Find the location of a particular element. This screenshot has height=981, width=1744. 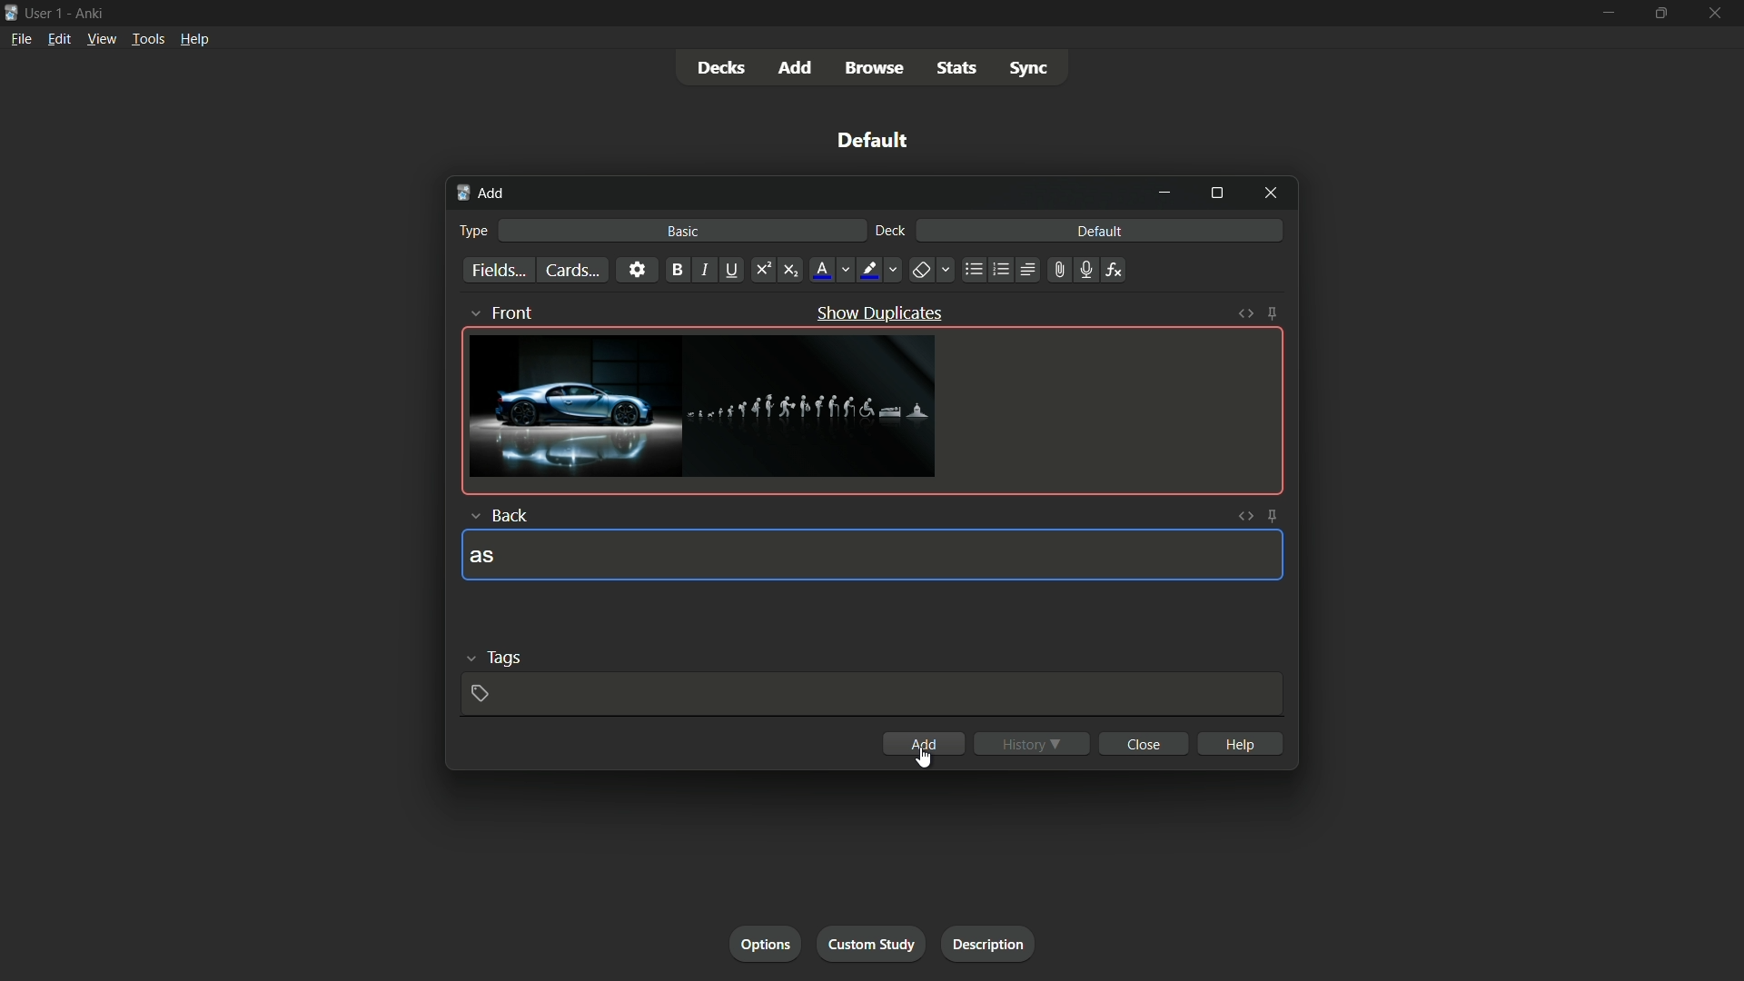

back is located at coordinates (498, 515).